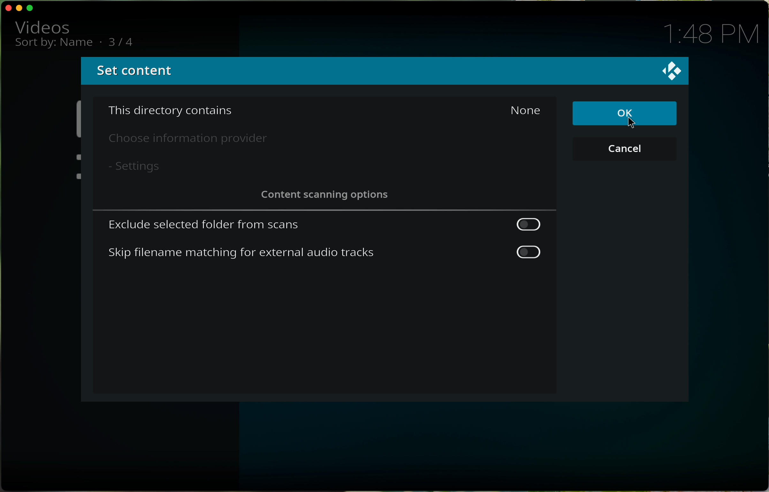 This screenshot has height=492, width=769. What do you see at coordinates (716, 33) in the screenshot?
I see `1:48 PM` at bounding box center [716, 33].